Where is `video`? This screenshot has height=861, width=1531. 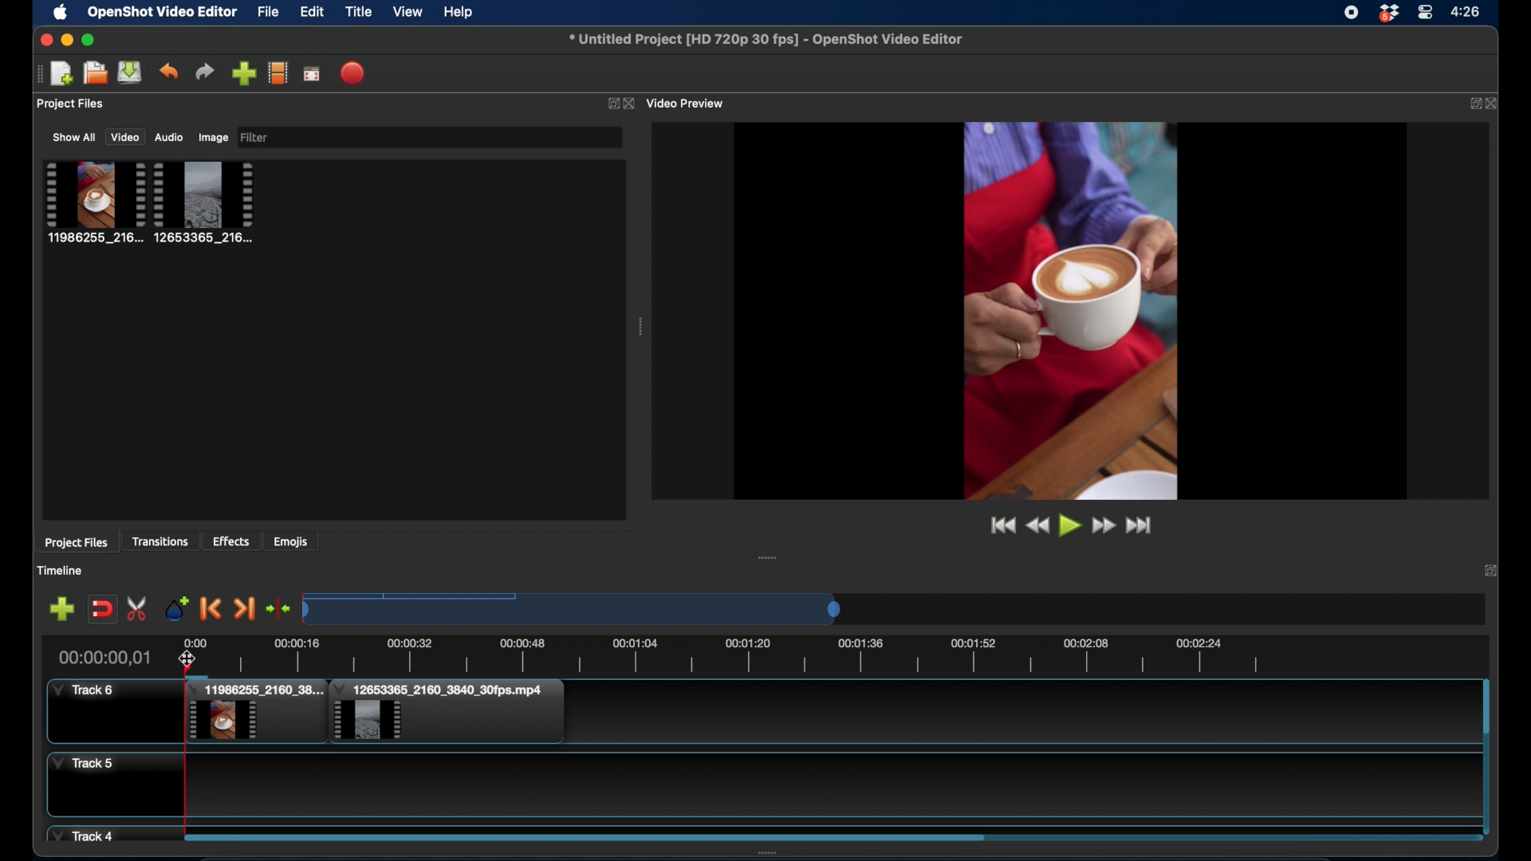
video is located at coordinates (124, 137).